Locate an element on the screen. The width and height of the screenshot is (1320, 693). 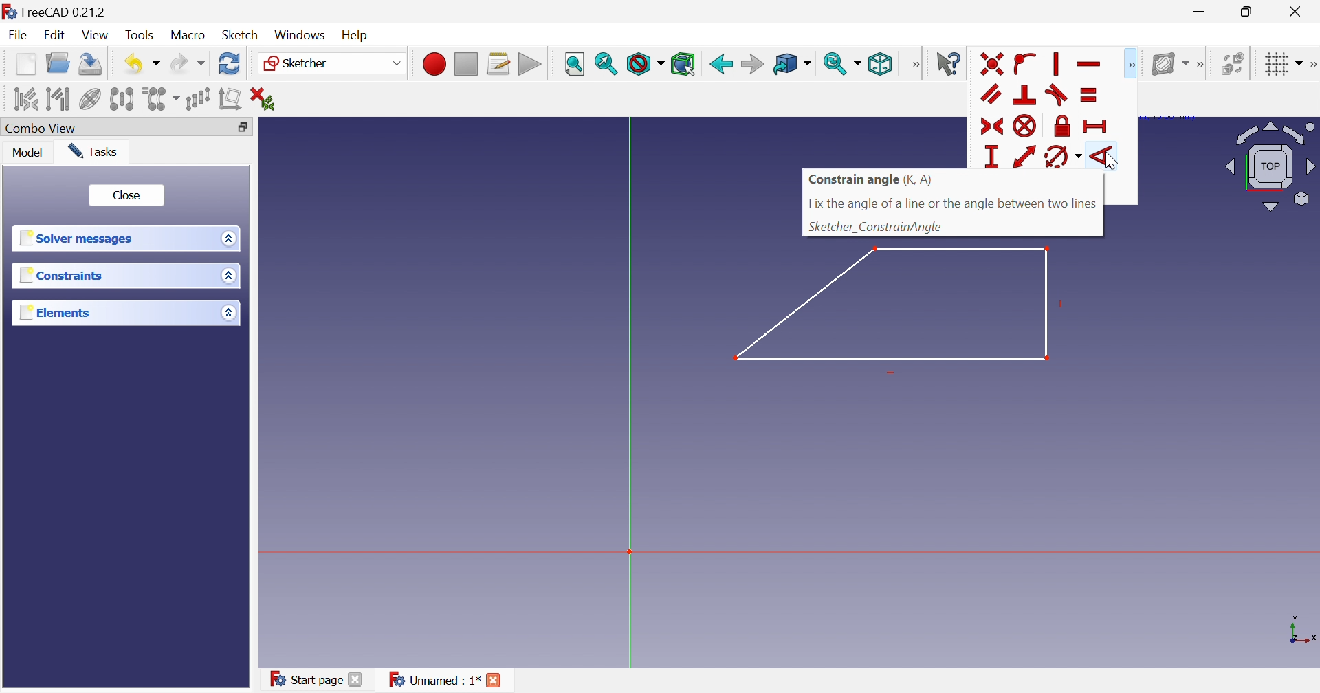
Elements is located at coordinates (53, 312).